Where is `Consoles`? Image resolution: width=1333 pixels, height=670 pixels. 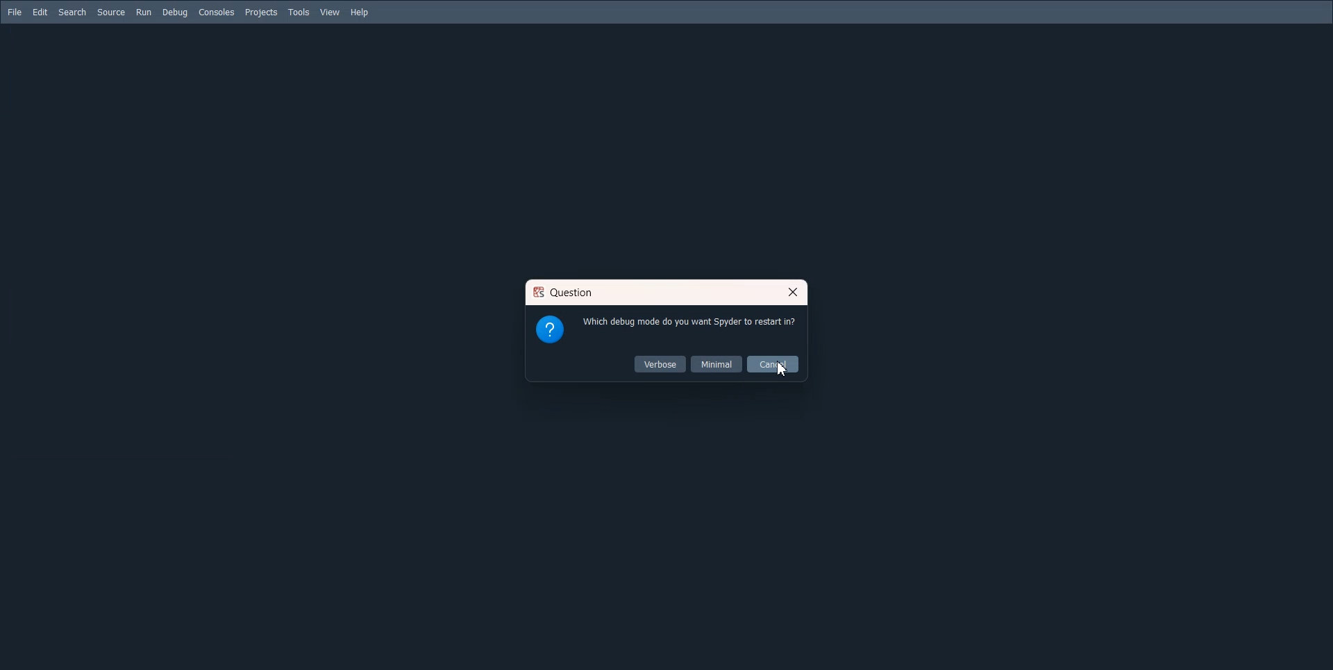 Consoles is located at coordinates (216, 13).